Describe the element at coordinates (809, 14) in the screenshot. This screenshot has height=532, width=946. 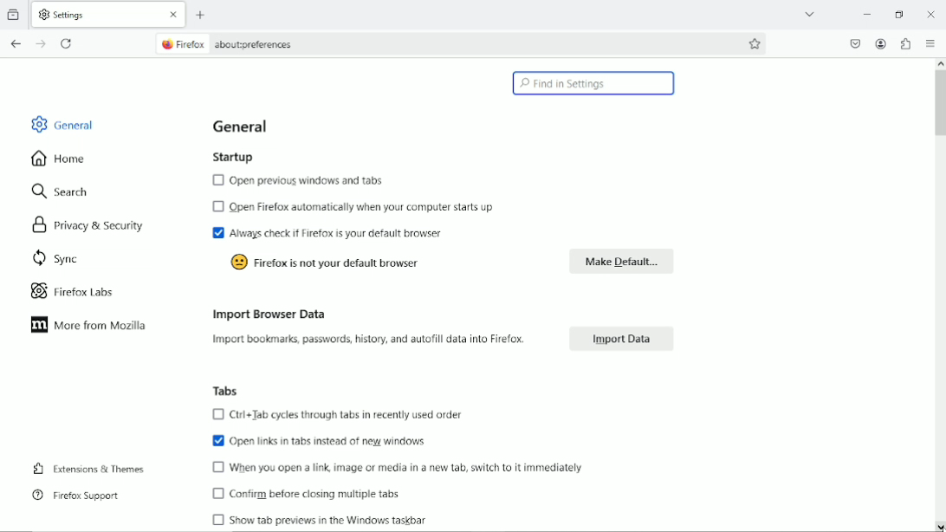
I see `list all tabs` at that location.